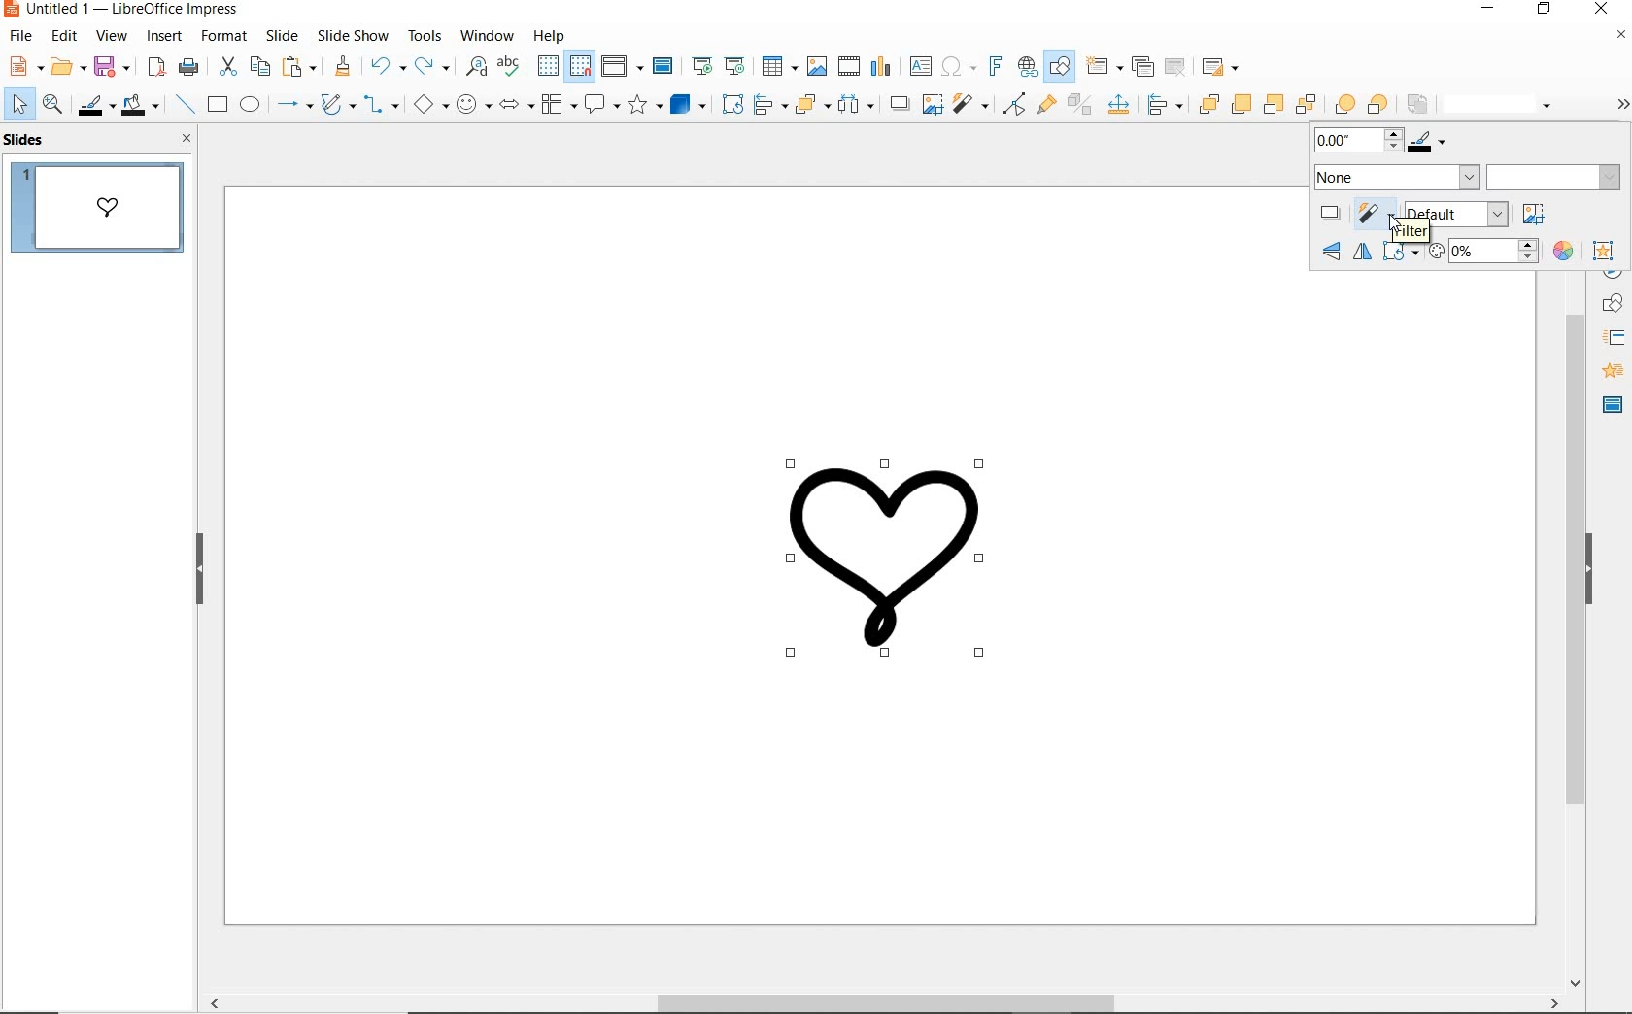  I want to click on shadow, so click(899, 101).